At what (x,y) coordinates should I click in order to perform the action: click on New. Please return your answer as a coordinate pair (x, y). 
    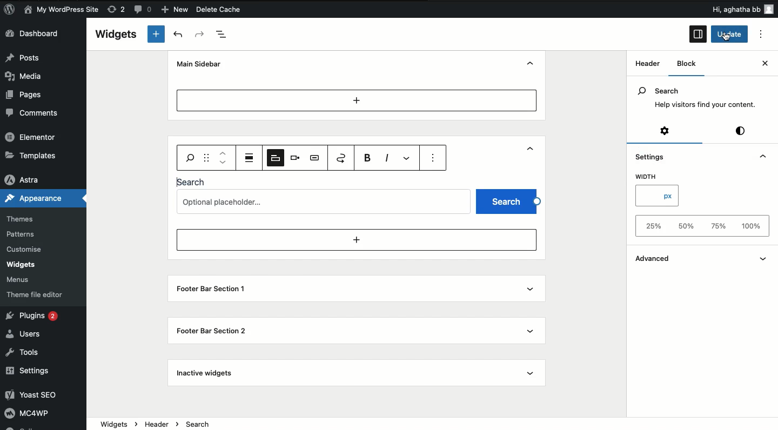
    Looking at the image, I should click on (176, 10).